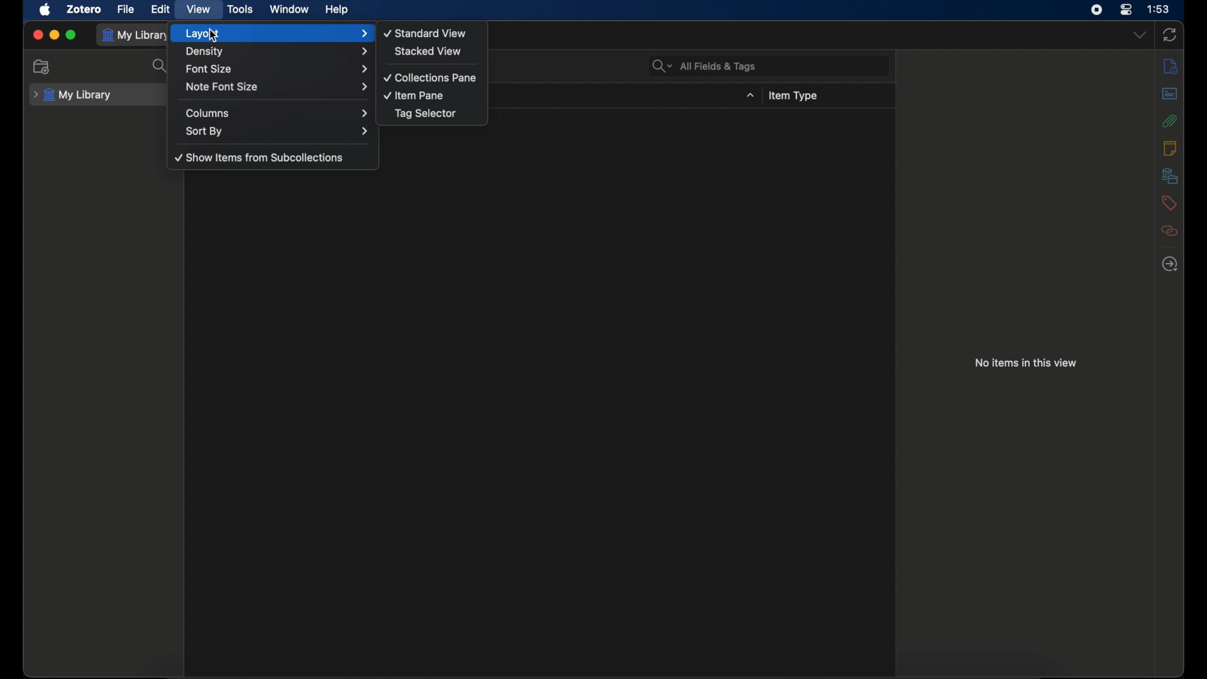  Describe the element at coordinates (72, 95) in the screenshot. I see `my library` at that location.